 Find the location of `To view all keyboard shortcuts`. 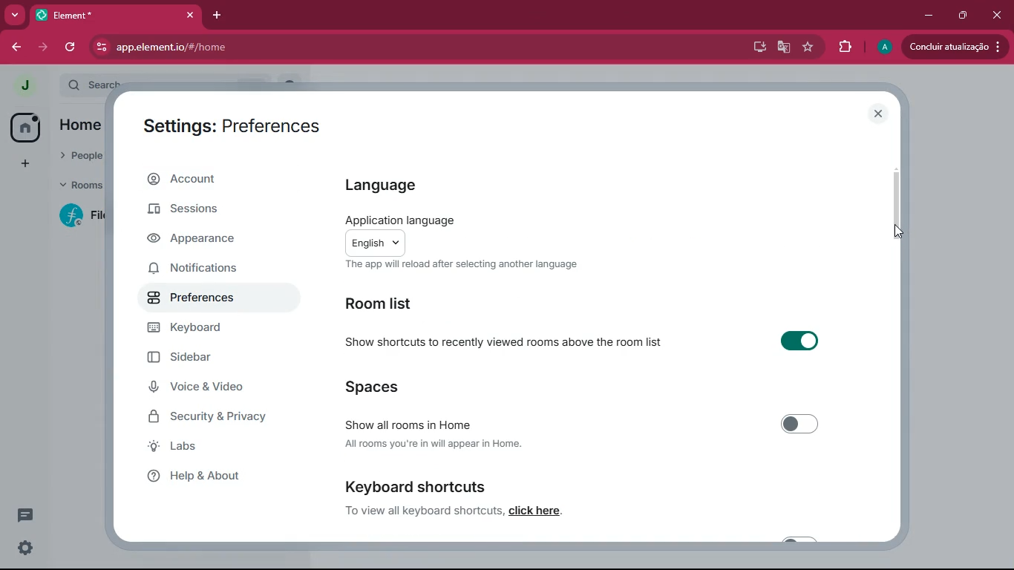

To view all keyboard shortcuts is located at coordinates (419, 510).